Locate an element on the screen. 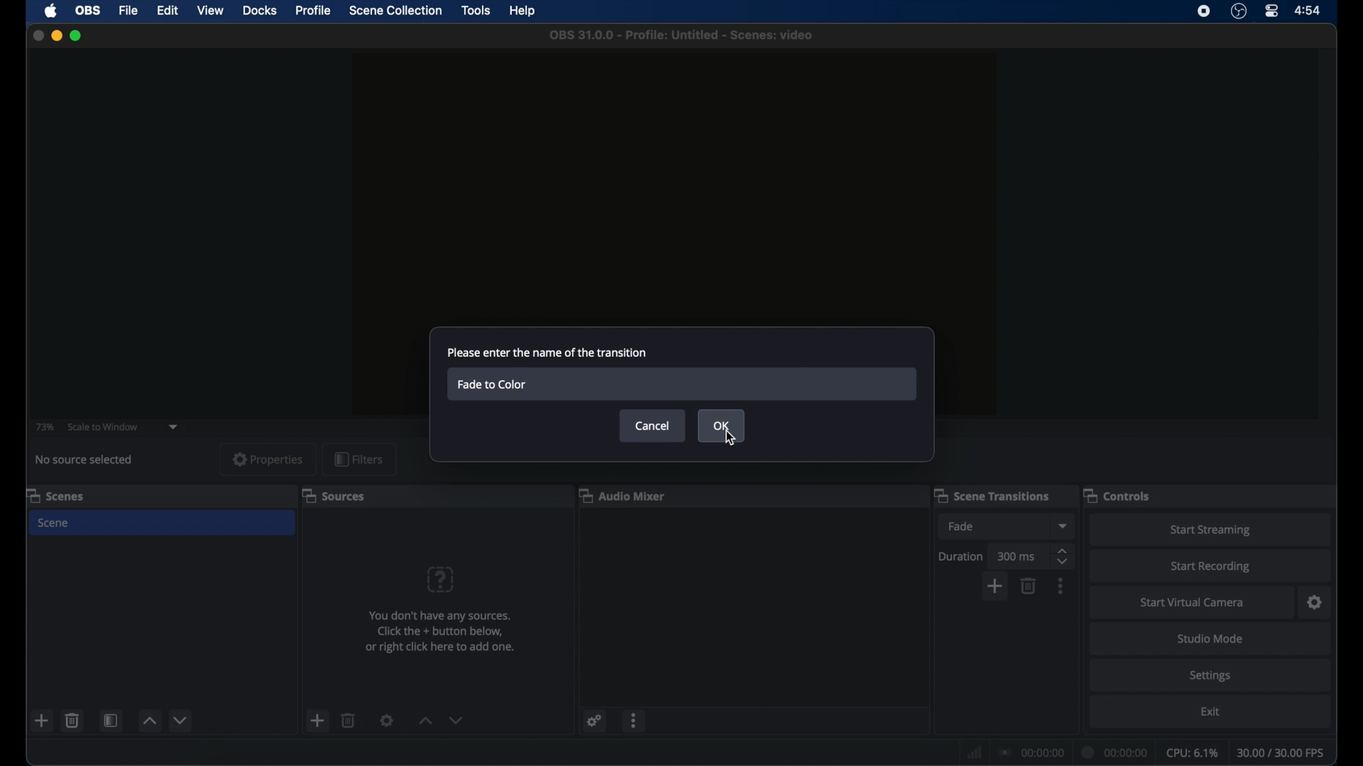 This screenshot has height=766, width=1363. controls is located at coordinates (1116, 495).